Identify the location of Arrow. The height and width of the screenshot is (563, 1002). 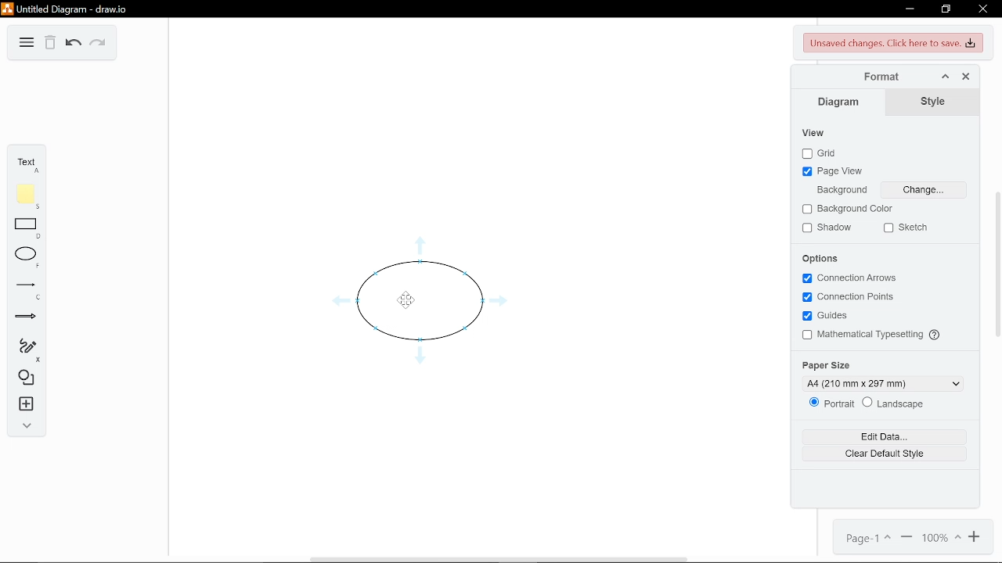
(26, 314).